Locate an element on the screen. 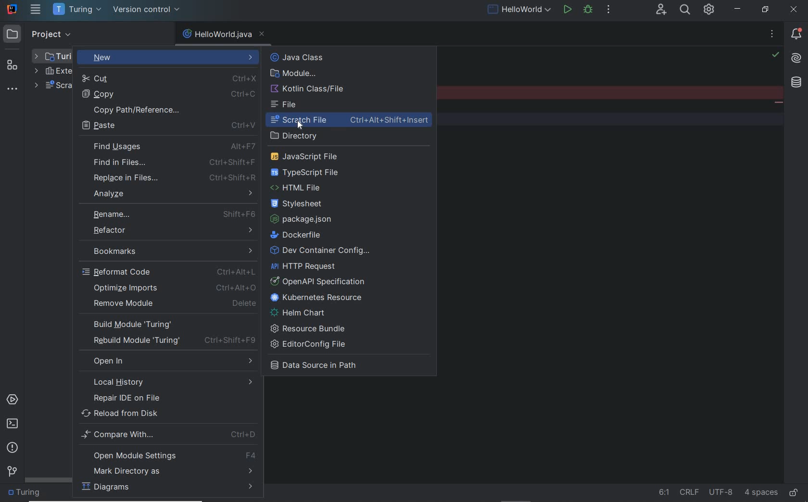  kotlin class/file is located at coordinates (309, 89).